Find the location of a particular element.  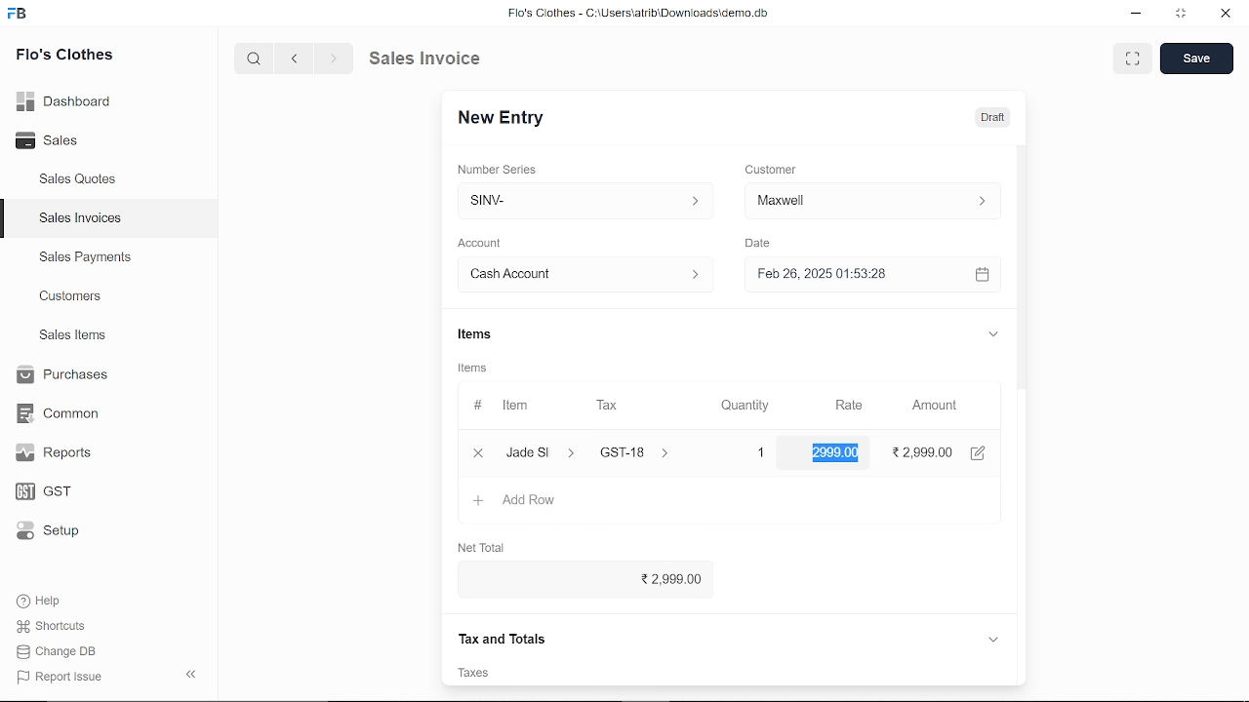

2,999.00 is located at coordinates (580, 580).